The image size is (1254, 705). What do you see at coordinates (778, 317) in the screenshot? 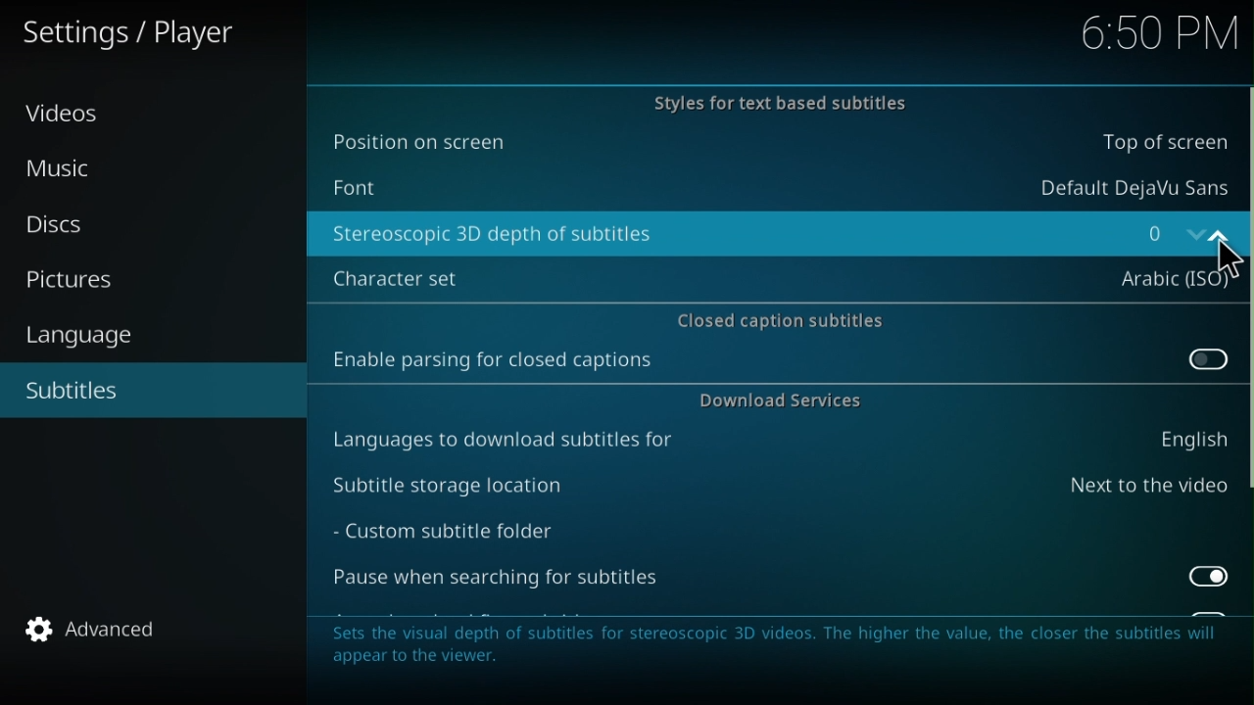
I see `Closed caption subtitles` at bounding box center [778, 317].